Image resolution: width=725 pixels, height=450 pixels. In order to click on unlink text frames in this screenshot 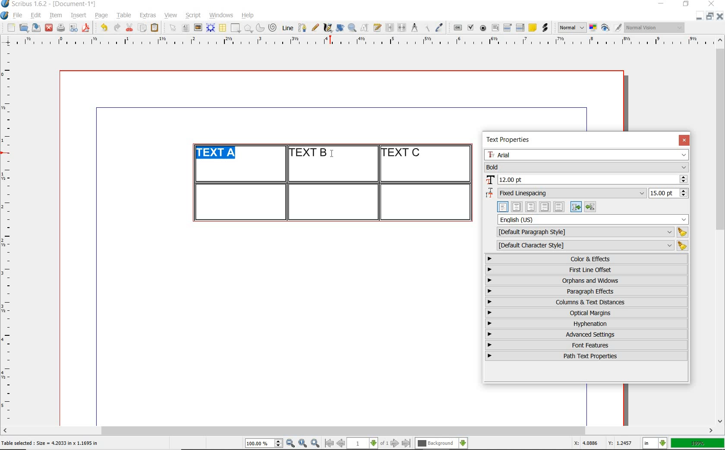, I will do `click(402, 28)`.